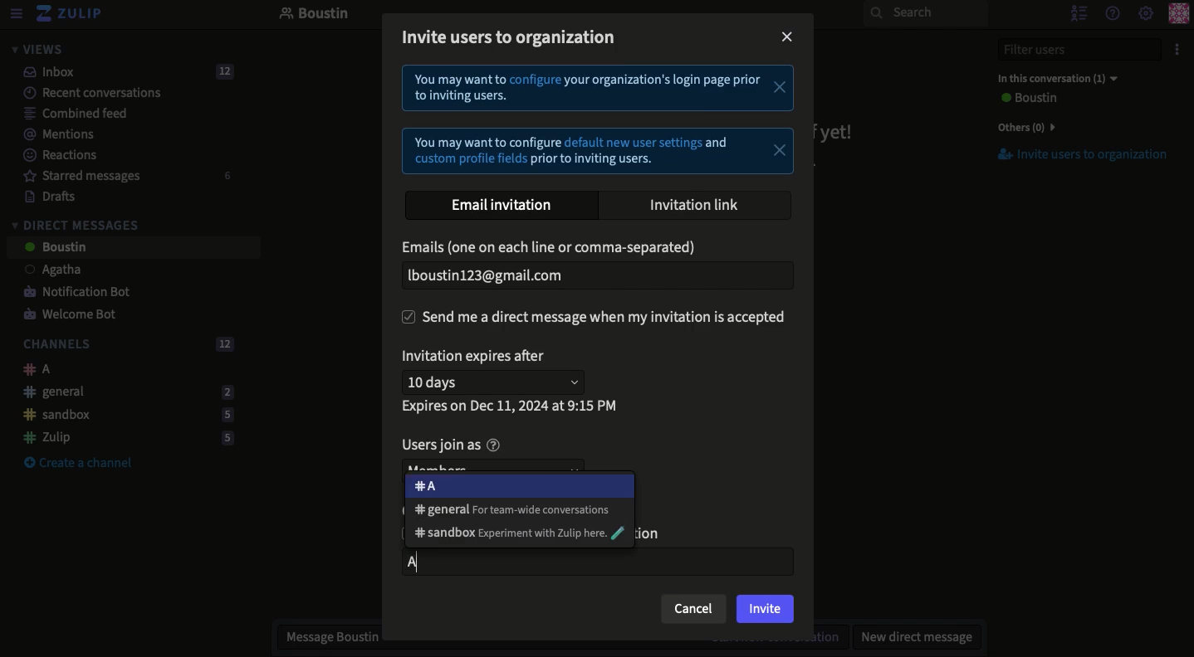 This screenshot has width=1194, height=657. What do you see at coordinates (1023, 127) in the screenshot?
I see `Others` at bounding box center [1023, 127].